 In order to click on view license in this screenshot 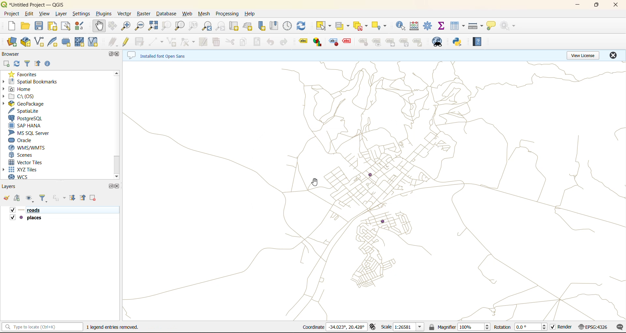, I will do `click(585, 55)`.